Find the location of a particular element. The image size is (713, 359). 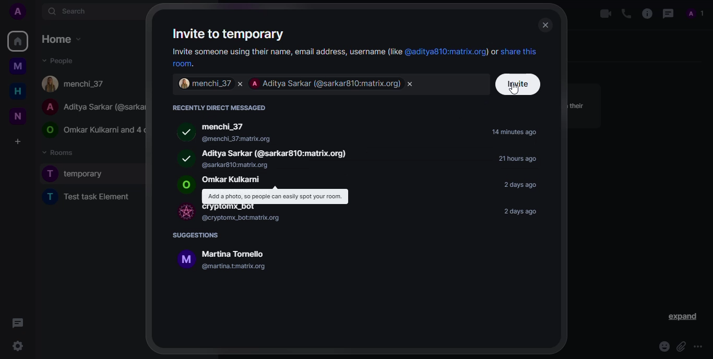

info is located at coordinates (645, 14).